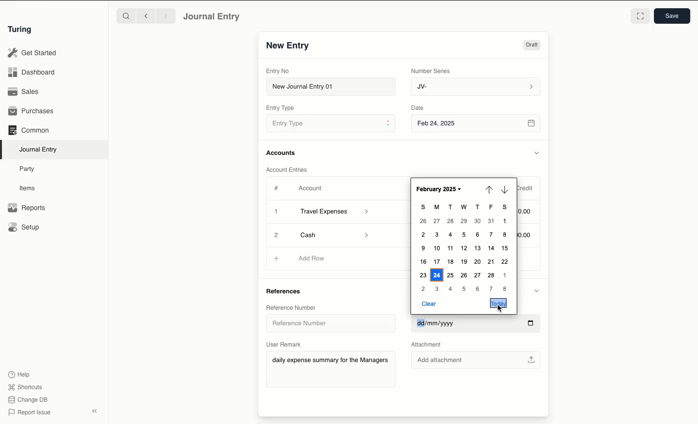 The image size is (698, 424). Describe the element at coordinates (30, 130) in the screenshot. I see `Common` at that location.